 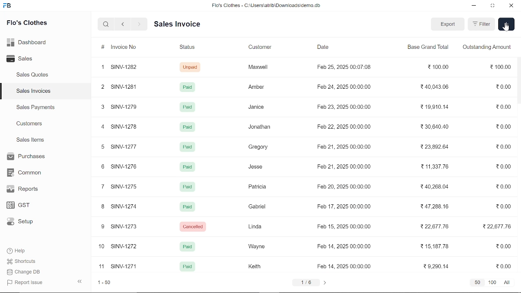 What do you see at coordinates (306, 166) in the screenshot?
I see `8 SINV-1276 Paid Jesse Feb 21, 2025 00:00:00 311,337.76  0.00` at bounding box center [306, 166].